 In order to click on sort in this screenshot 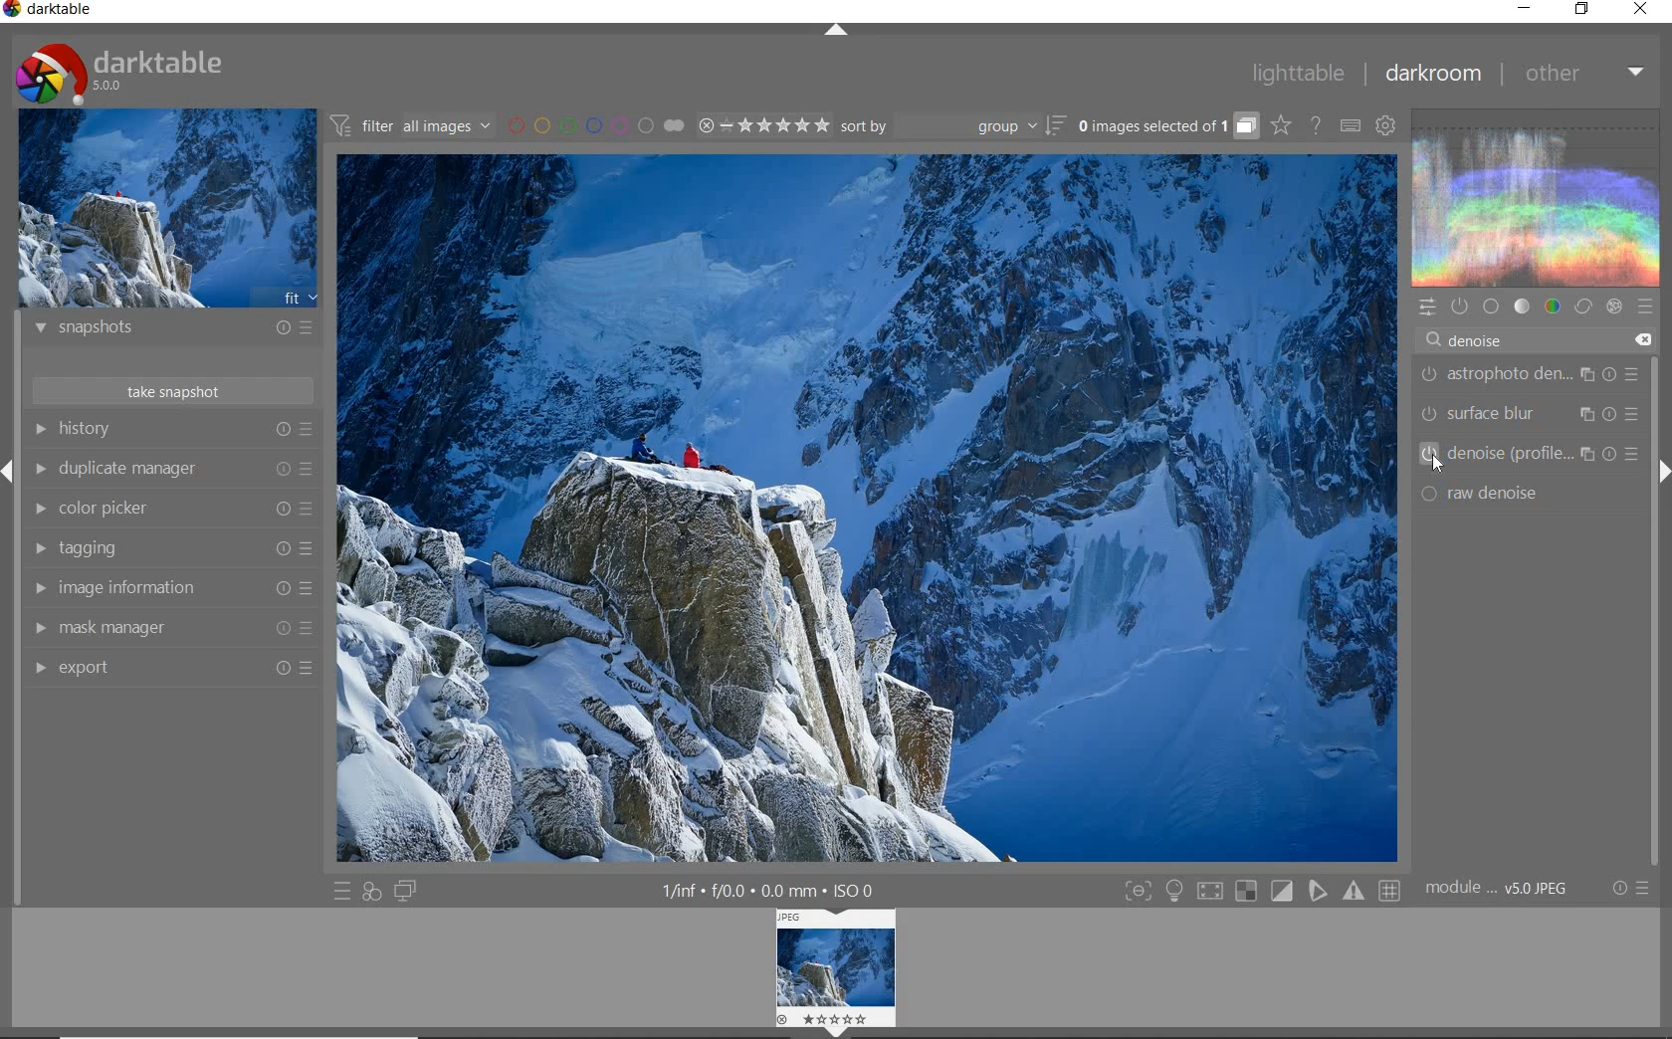, I will do `click(952, 126)`.